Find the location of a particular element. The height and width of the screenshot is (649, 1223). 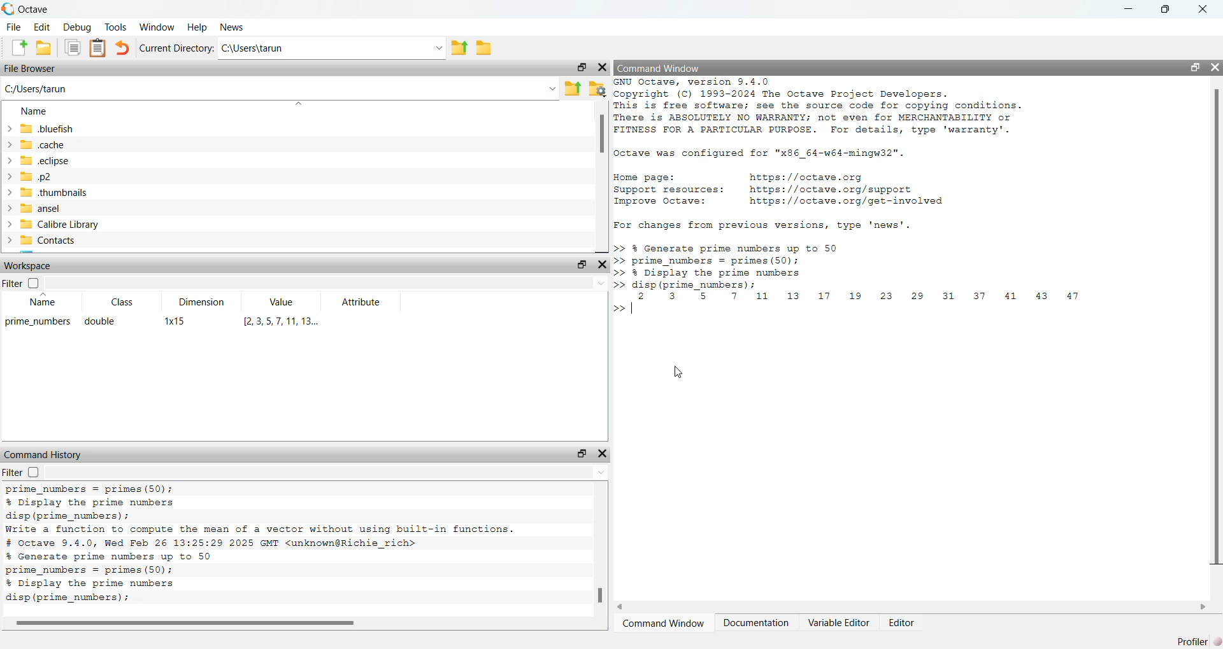

close is located at coordinates (1215, 67).